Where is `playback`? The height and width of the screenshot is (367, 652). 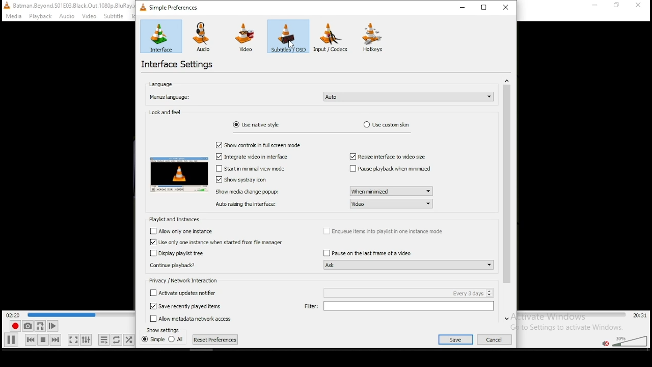 playback is located at coordinates (41, 16).